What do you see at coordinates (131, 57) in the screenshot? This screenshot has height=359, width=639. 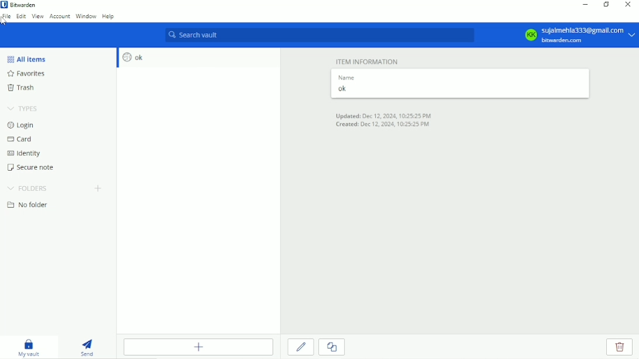 I see `ok` at bounding box center [131, 57].